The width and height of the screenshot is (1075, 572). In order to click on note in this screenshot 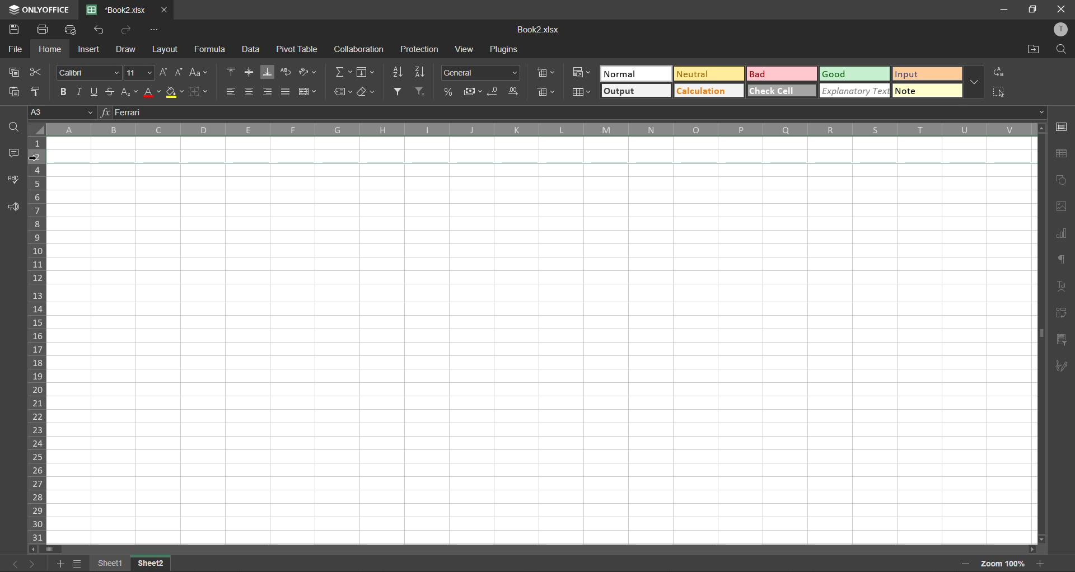, I will do `click(926, 90)`.